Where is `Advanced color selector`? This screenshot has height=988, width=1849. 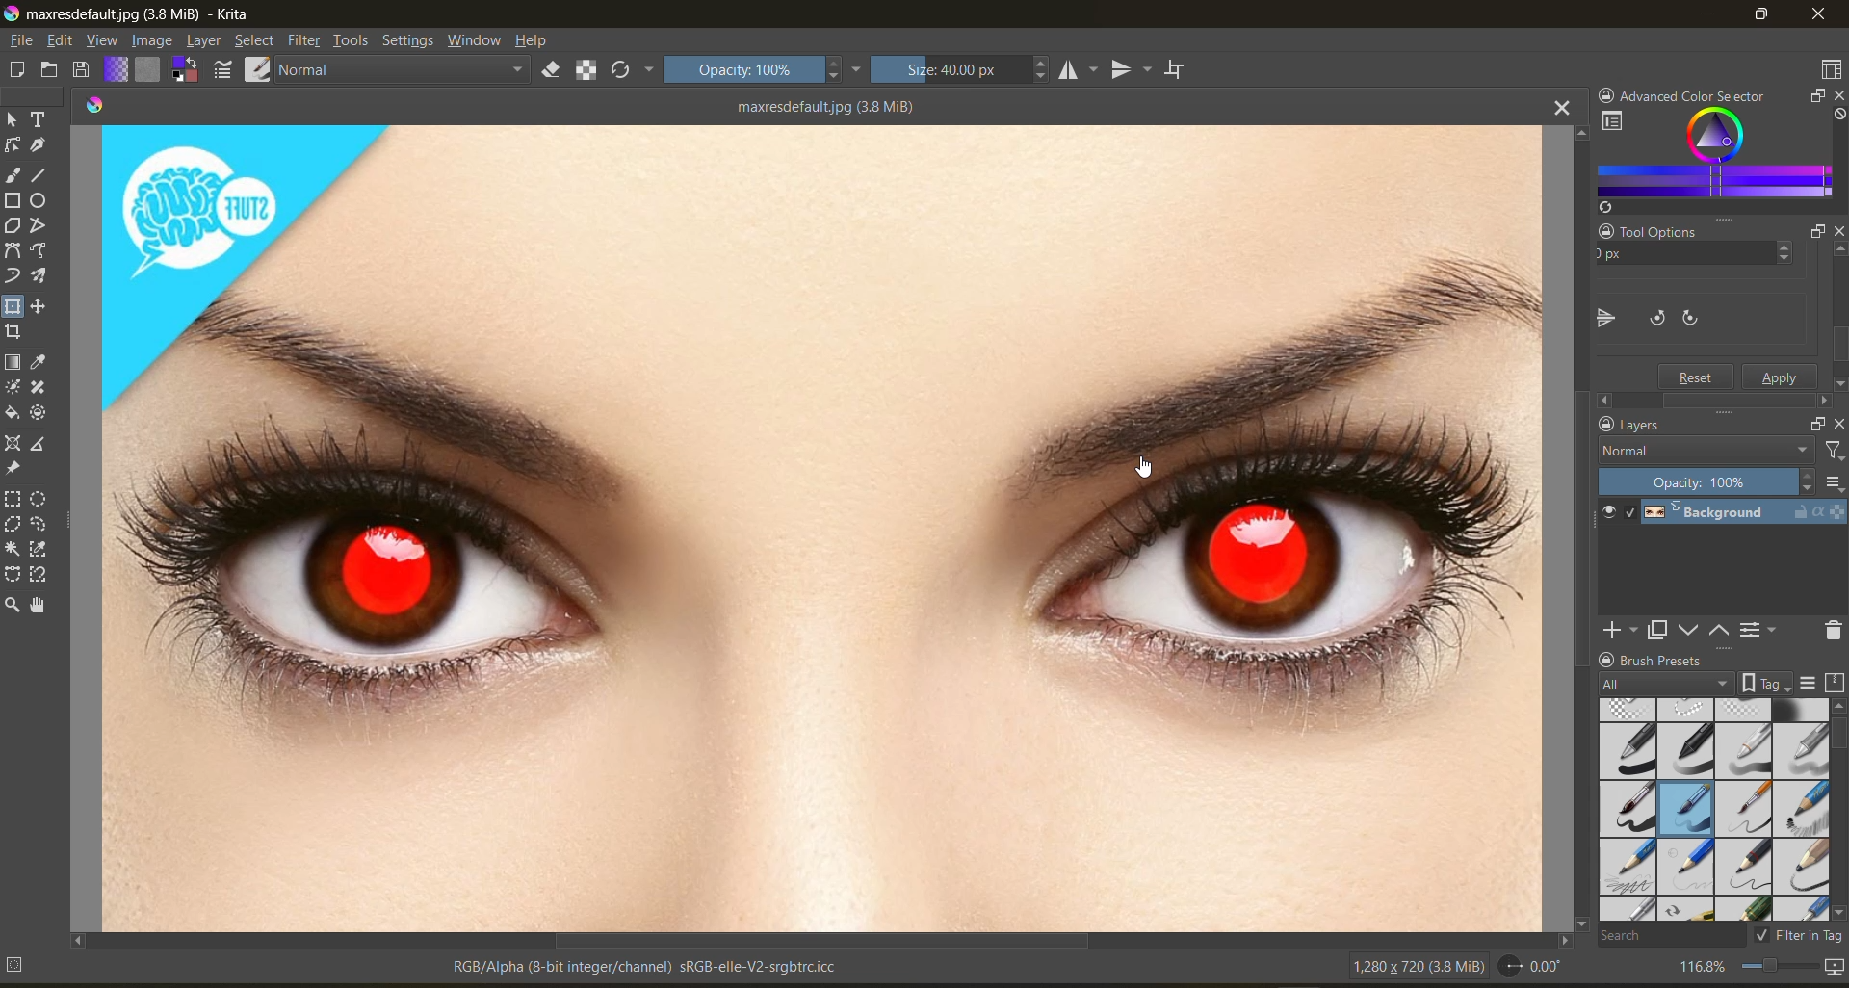 Advanced color selector is located at coordinates (1700, 91).